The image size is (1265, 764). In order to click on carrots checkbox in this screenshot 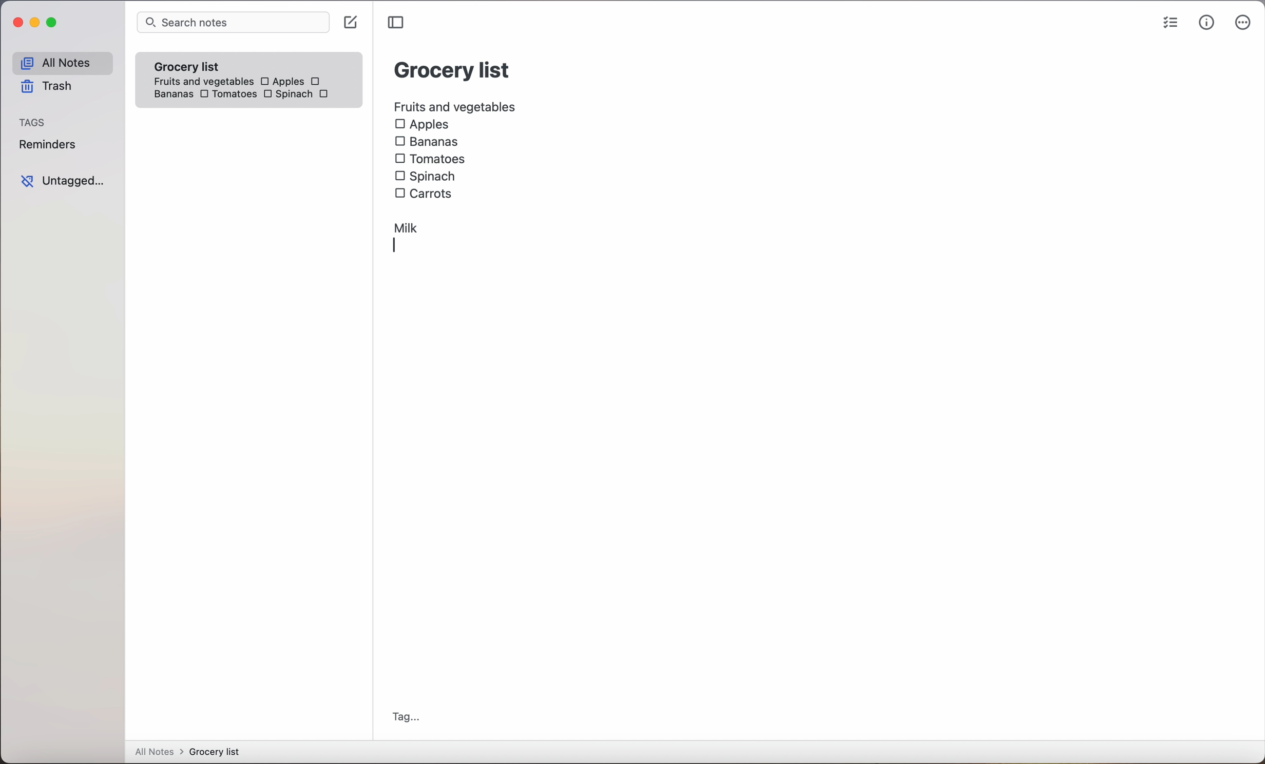, I will do `click(427, 192)`.